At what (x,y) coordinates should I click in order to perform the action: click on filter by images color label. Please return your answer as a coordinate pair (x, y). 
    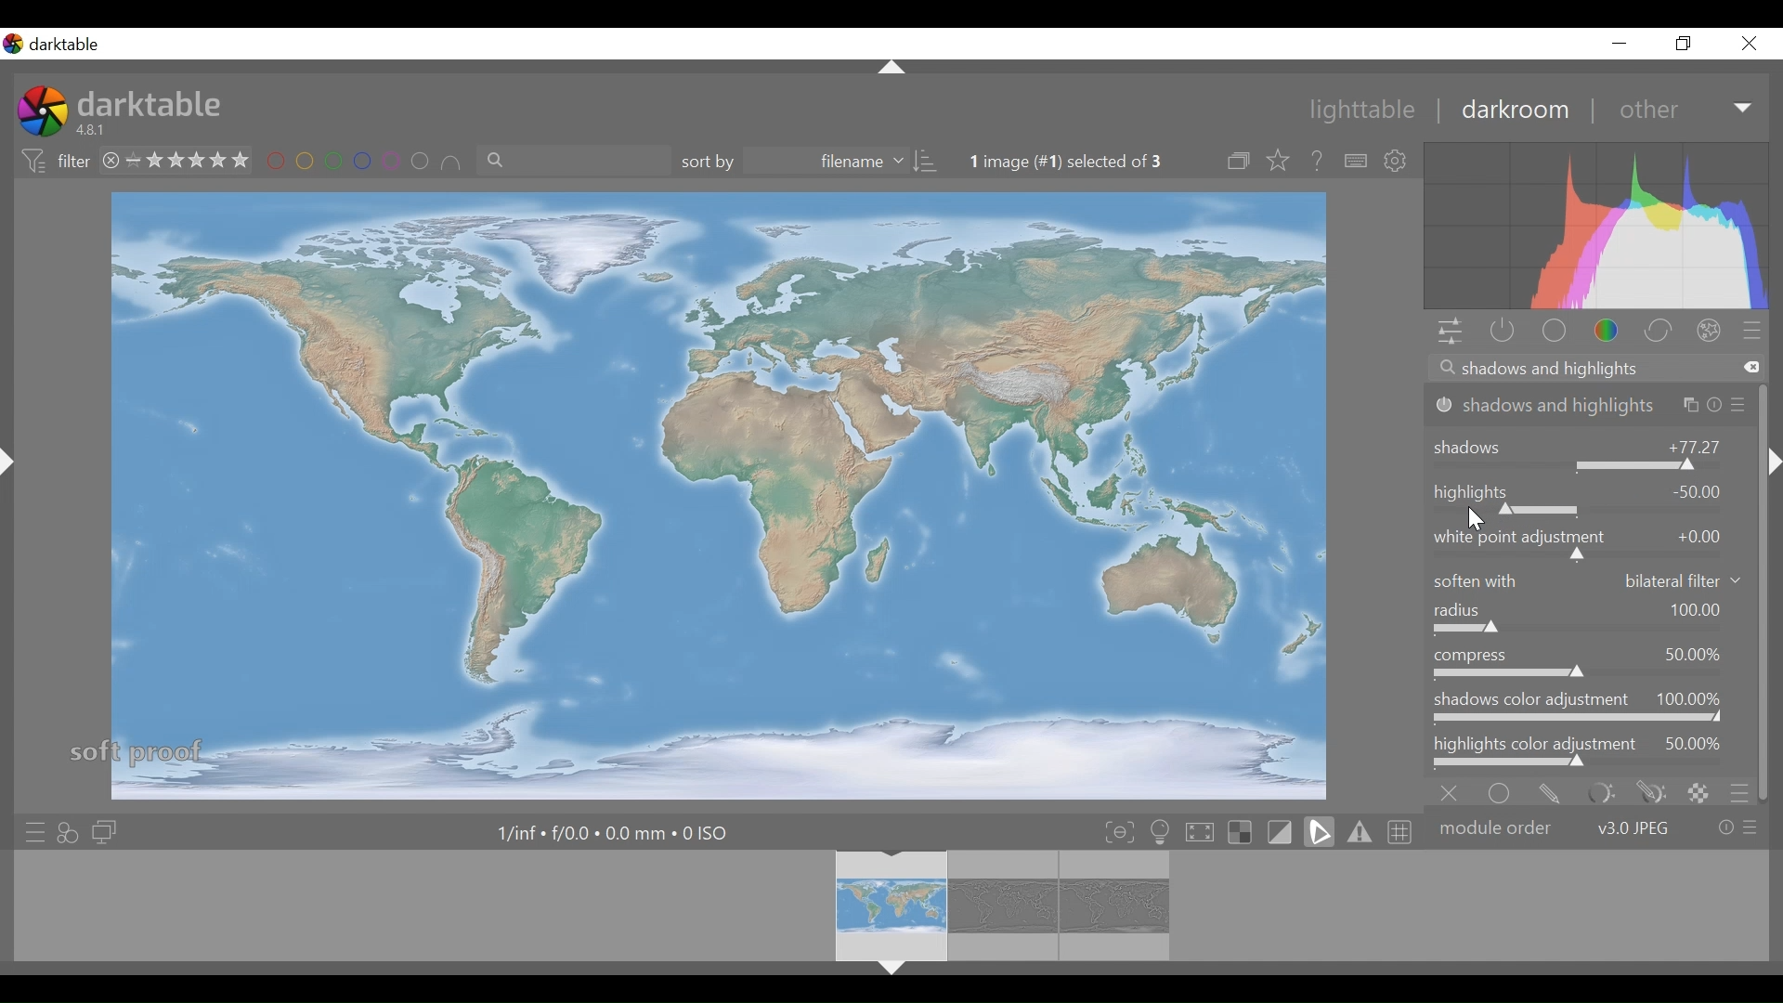
    Looking at the image, I should click on (366, 163).